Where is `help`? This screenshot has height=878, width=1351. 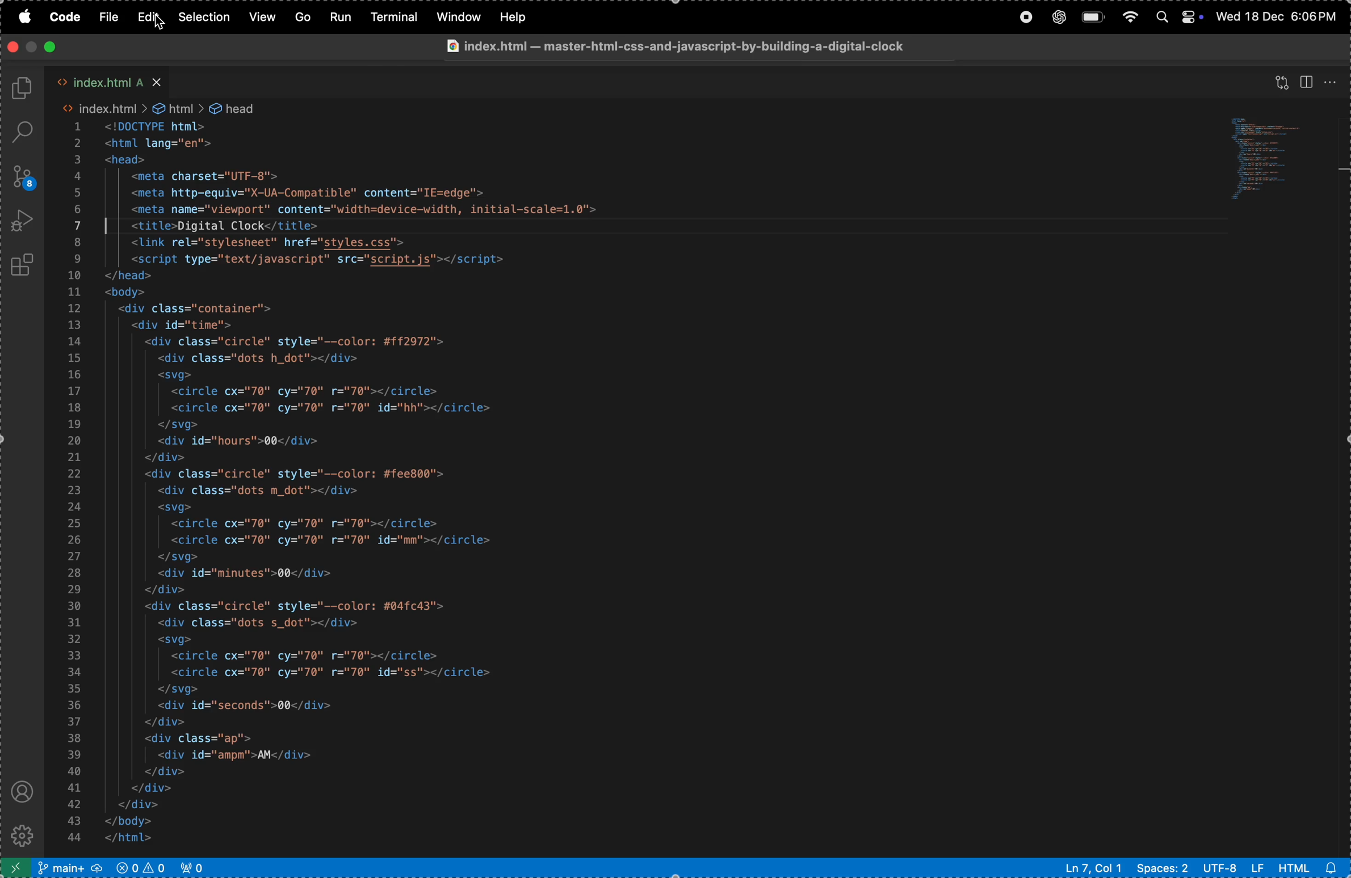 help is located at coordinates (518, 16).